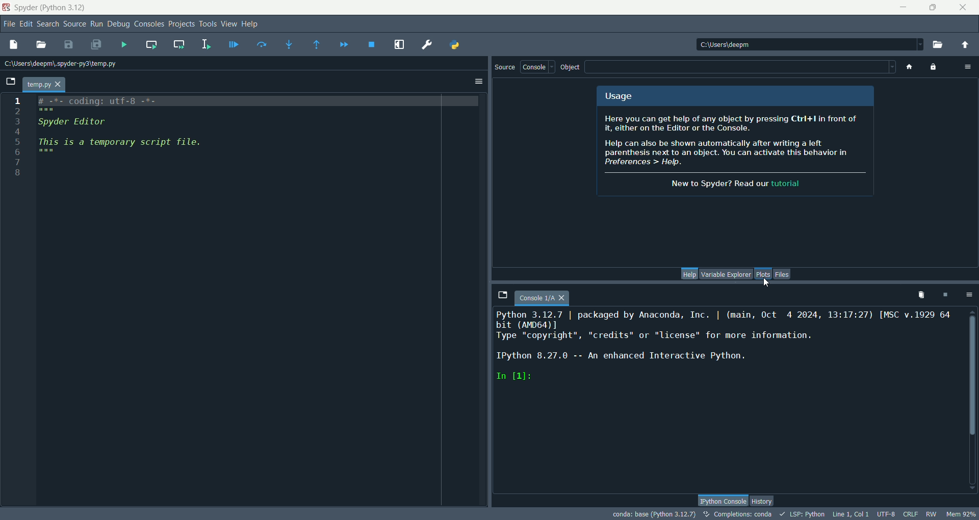 The height and width of the screenshot is (520, 979). What do you see at coordinates (960, 513) in the screenshot?
I see `Mem` at bounding box center [960, 513].